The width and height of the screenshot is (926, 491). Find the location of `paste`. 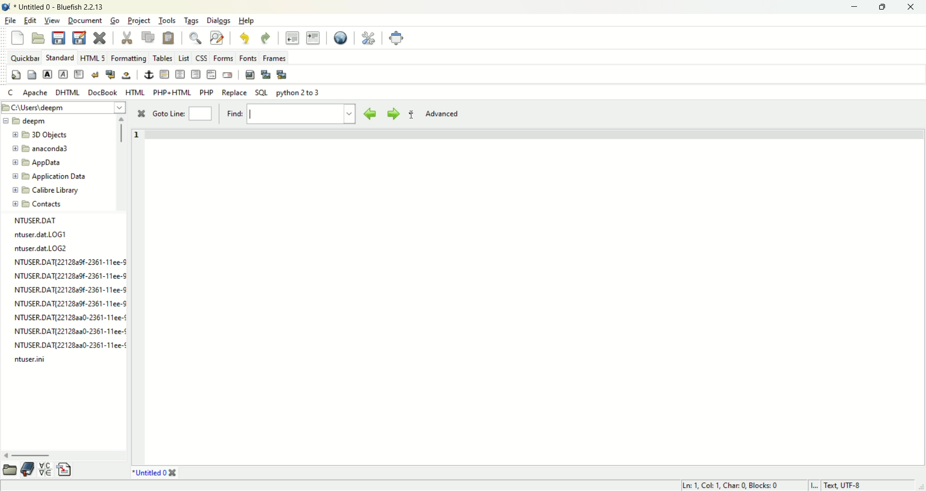

paste is located at coordinates (168, 38).